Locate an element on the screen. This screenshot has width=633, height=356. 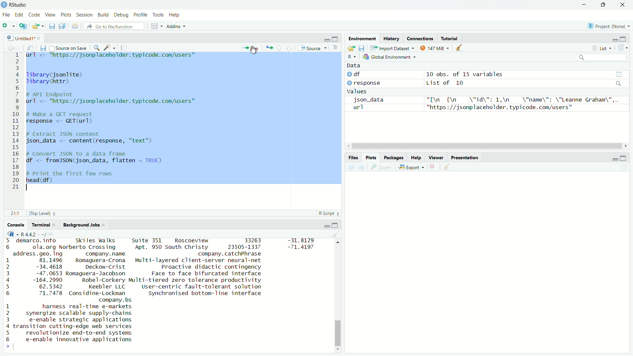
Scroll is located at coordinates (339, 296).